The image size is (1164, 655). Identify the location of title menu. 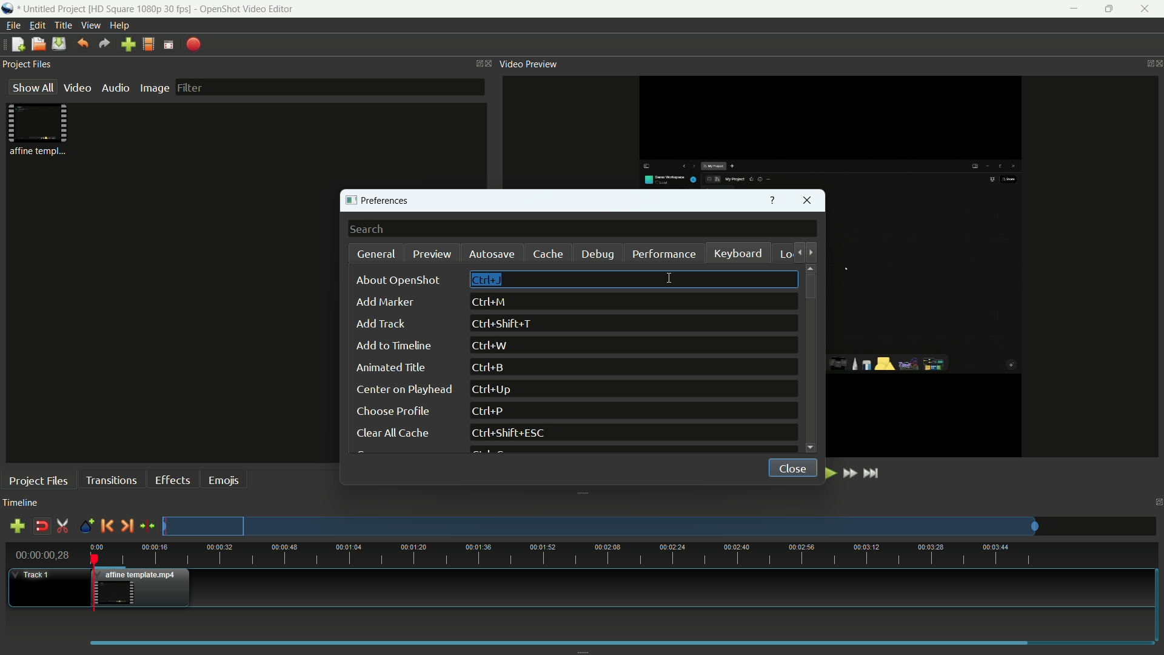
(63, 25).